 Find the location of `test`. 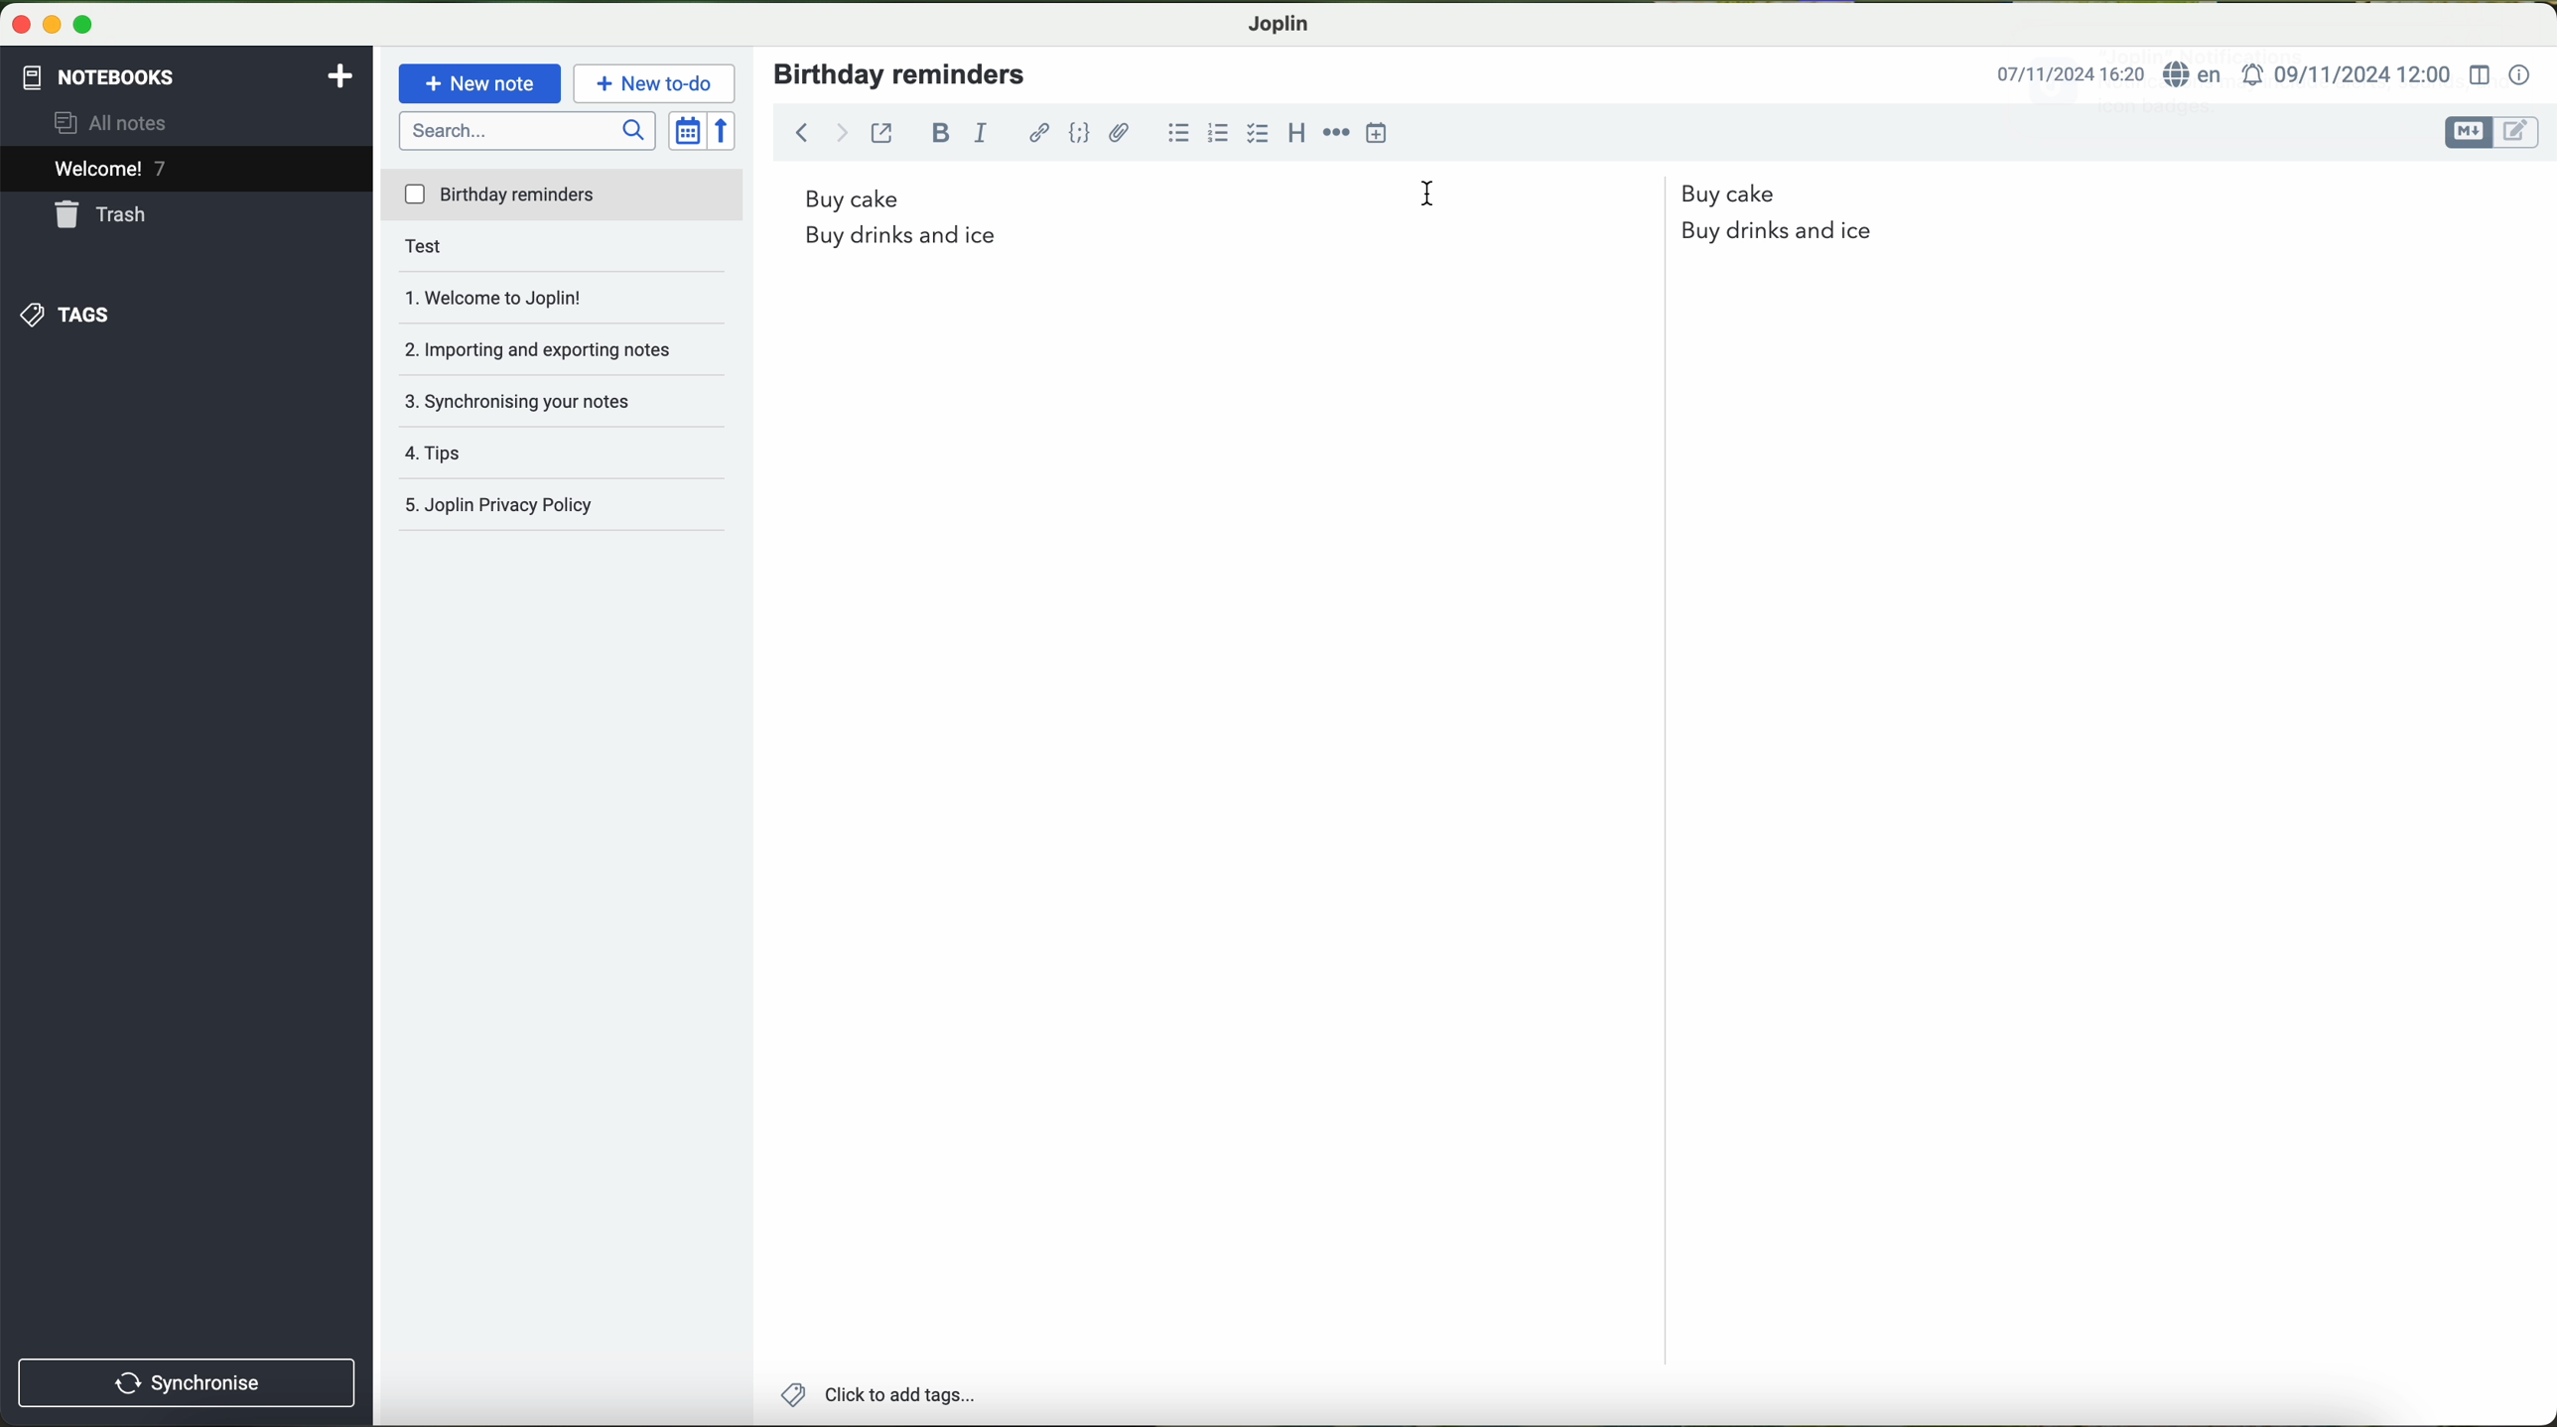

test is located at coordinates (459, 250).